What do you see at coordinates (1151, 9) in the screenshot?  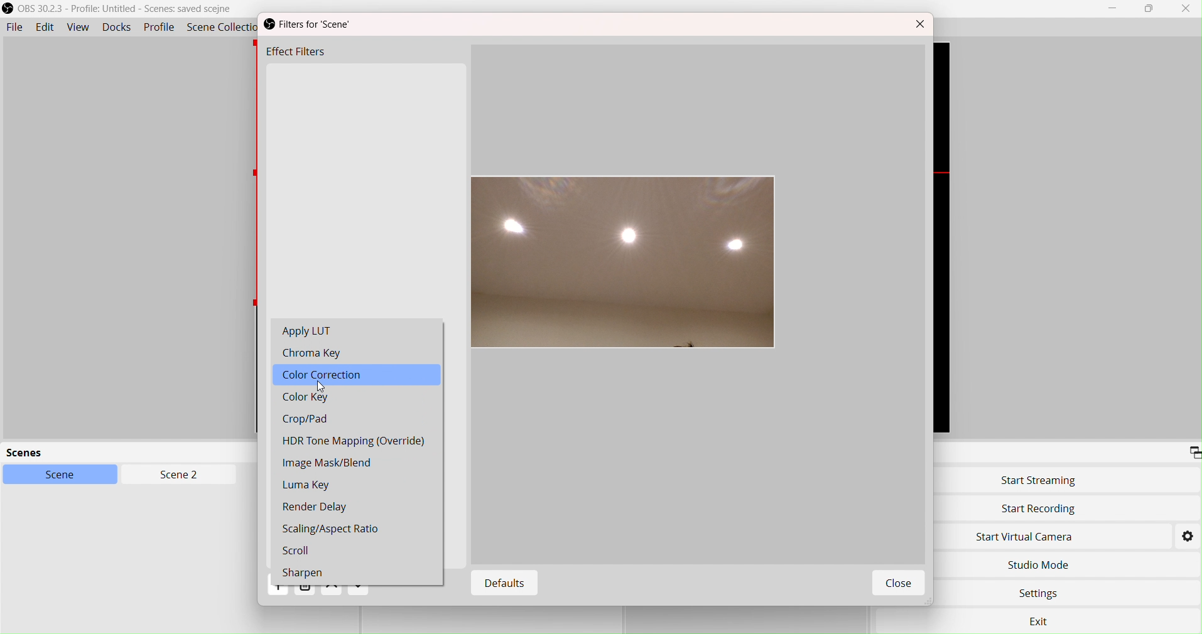 I see `box` at bounding box center [1151, 9].